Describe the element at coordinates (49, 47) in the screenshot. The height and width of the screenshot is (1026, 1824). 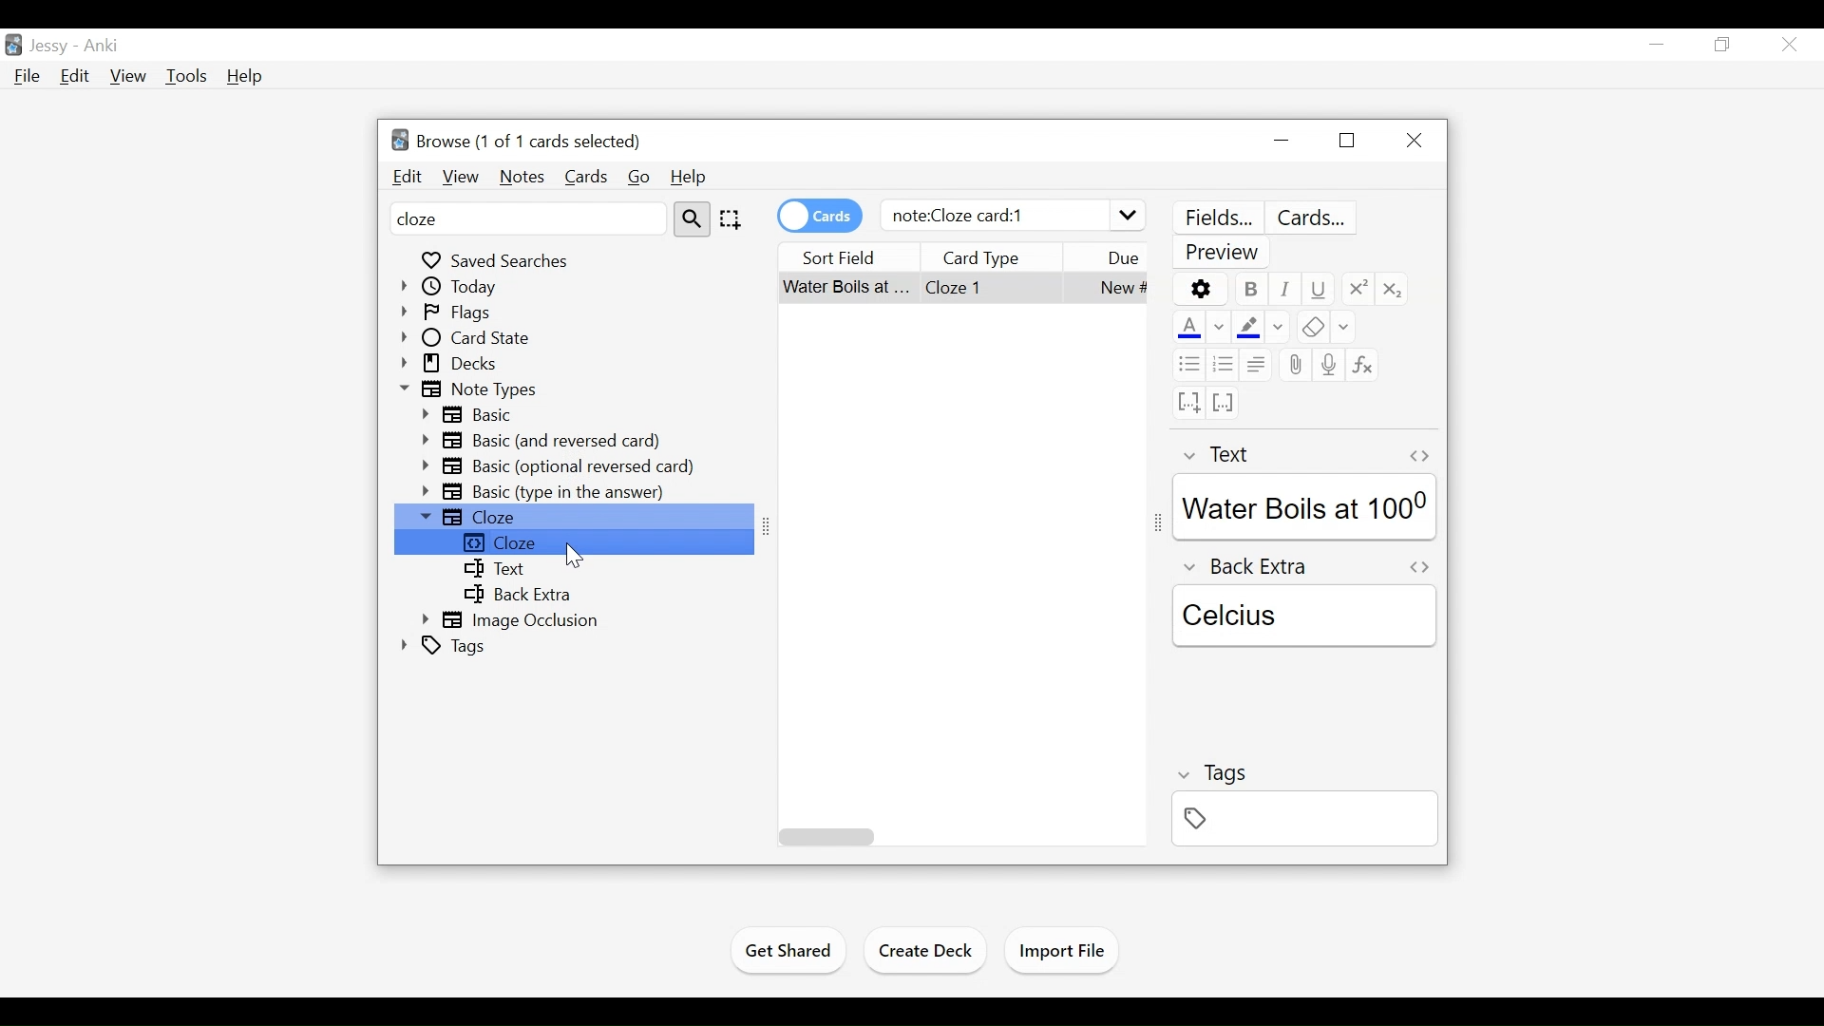
I see `User Name` at that location.